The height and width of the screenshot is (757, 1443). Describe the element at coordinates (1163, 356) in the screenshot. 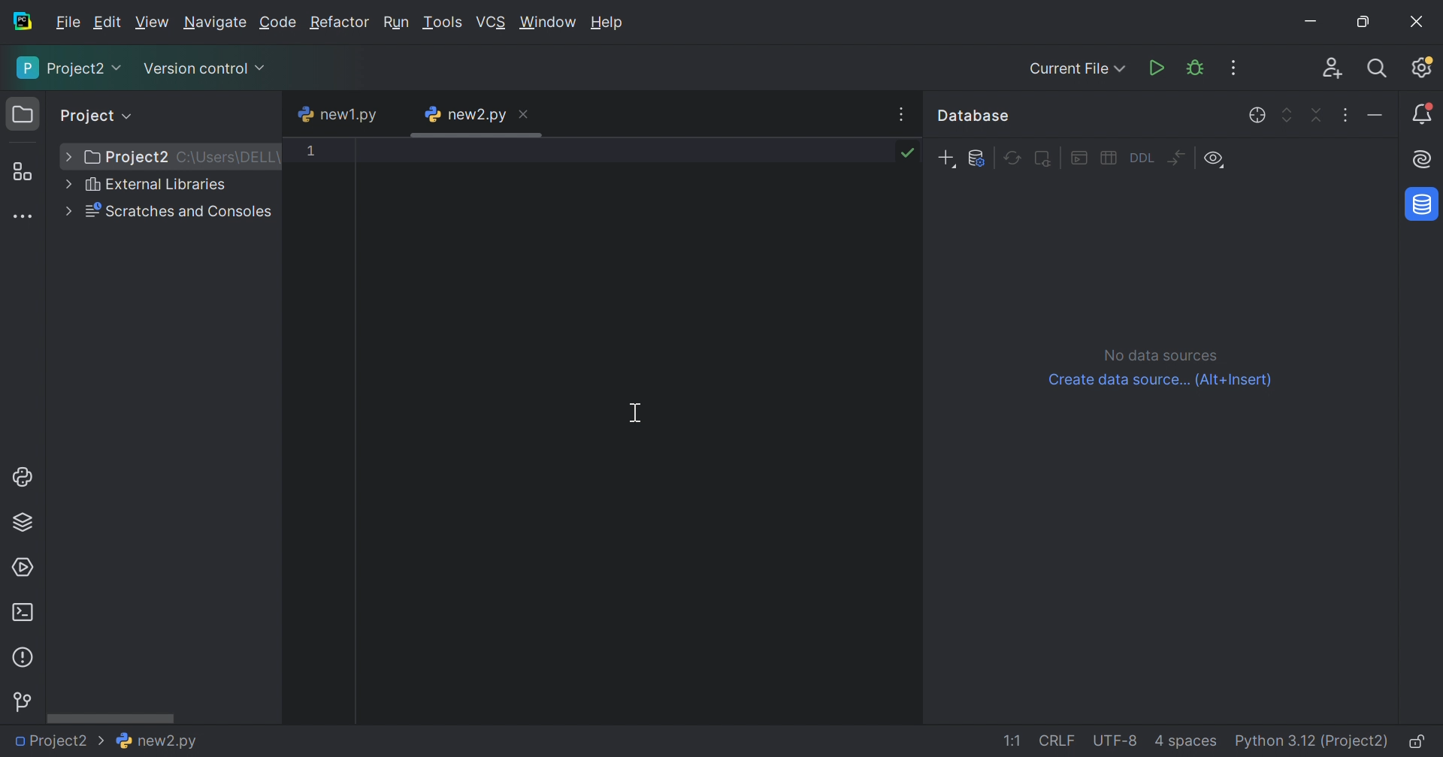

I see `No data sources` at that location.